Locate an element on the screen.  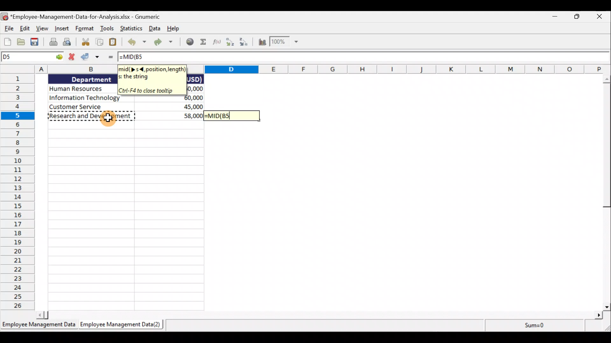
=MID(B5 is located at coordinates (235, 116).